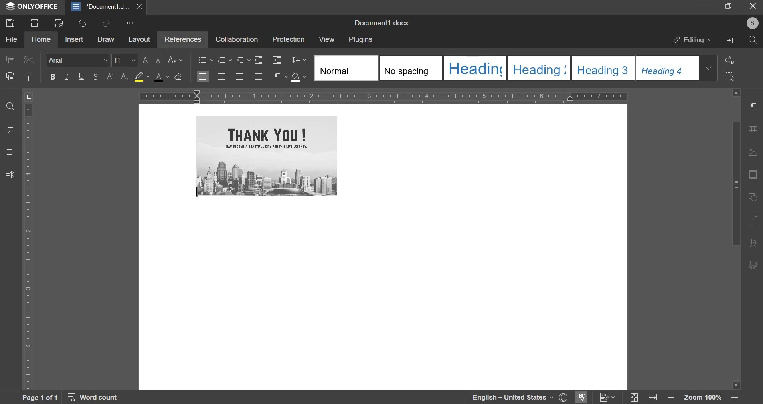 This screenshot has width=763, height=404. I want to click on language, so click(507, 397).